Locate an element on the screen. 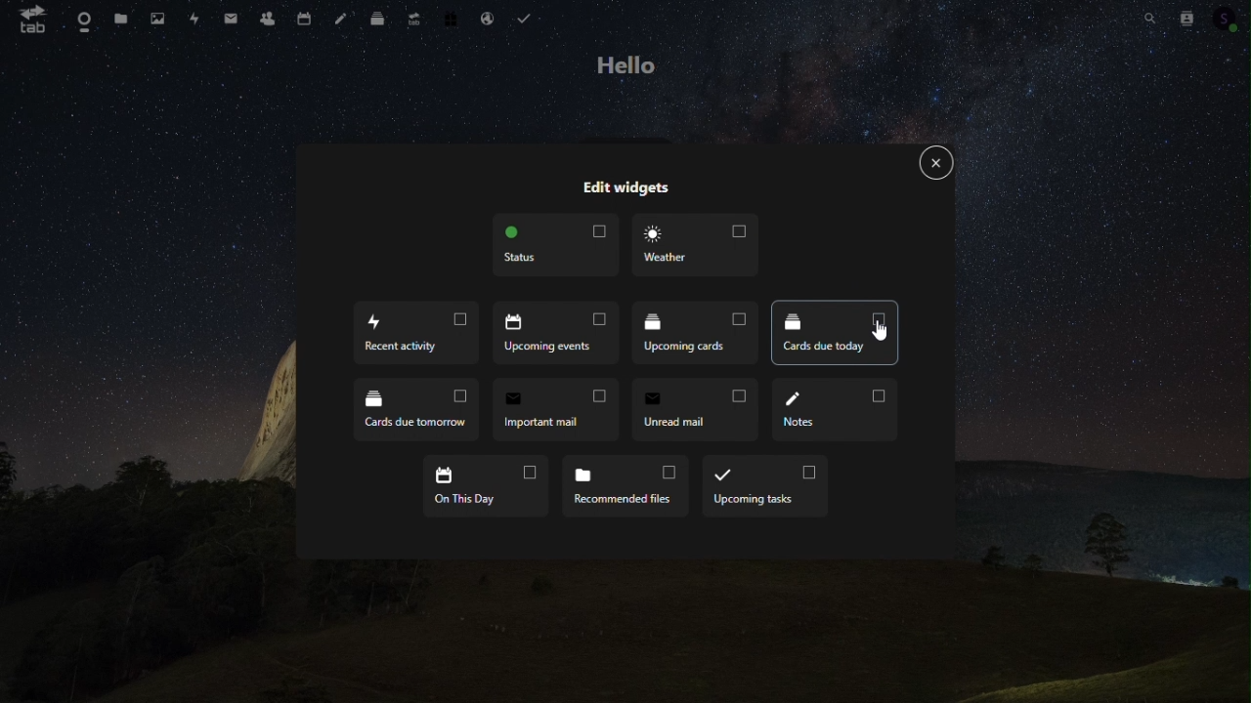 The width and height of the screenshot is (1251, 703). Account icon is located at coordinates (1231, 20).